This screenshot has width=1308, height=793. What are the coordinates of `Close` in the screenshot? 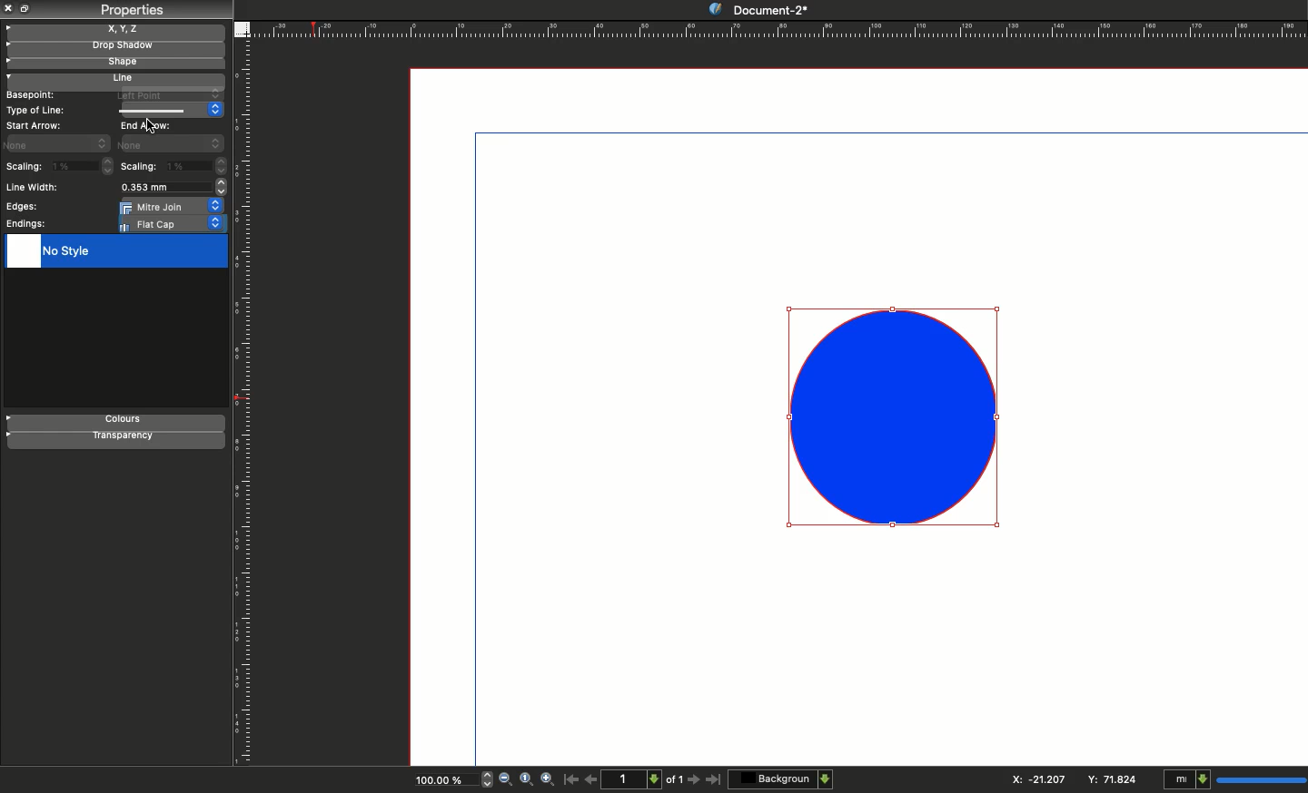 It's located at (9, 8).